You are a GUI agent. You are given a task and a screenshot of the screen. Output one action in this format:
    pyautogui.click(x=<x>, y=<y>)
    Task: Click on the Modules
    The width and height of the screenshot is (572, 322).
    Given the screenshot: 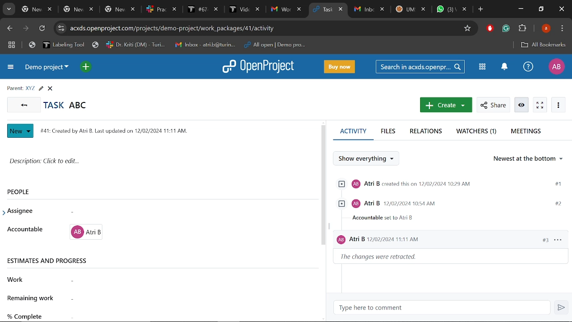 What is the action you would take?
    pyautogui.click(x=481, y=66)
    